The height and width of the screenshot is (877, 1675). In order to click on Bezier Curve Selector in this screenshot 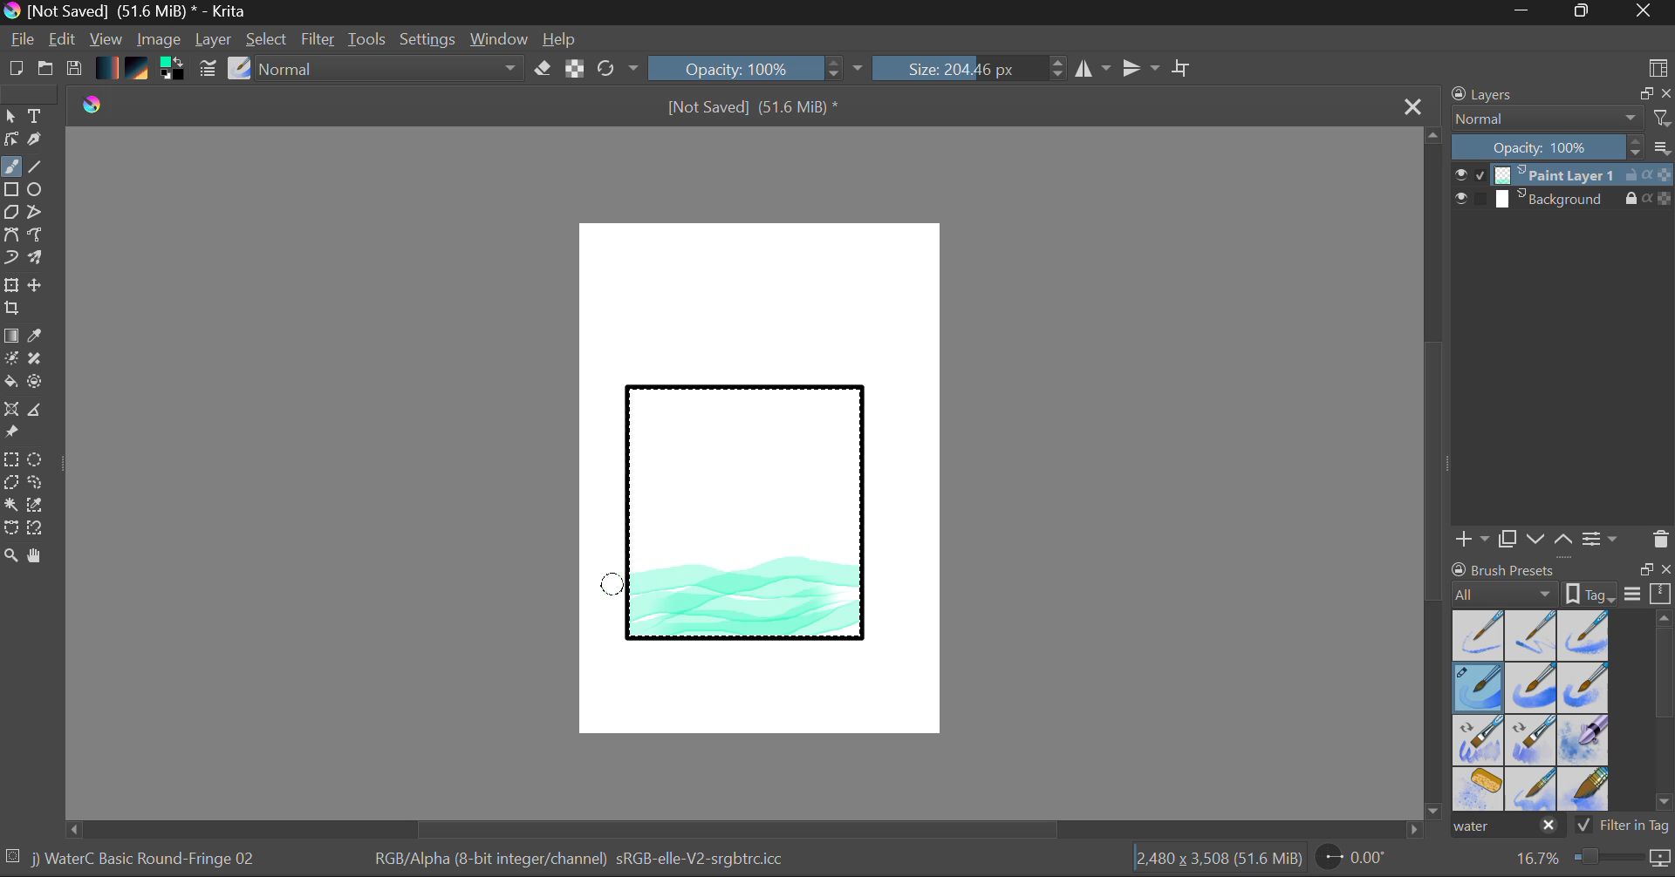, I will do `click(10, 529)`.